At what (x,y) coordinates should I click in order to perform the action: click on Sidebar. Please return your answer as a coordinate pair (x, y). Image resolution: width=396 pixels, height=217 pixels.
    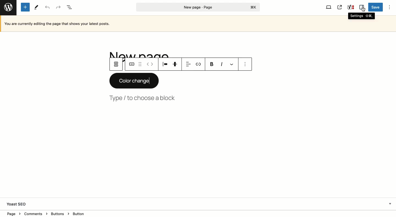
    Looking at the image, I should click on (361, 7).